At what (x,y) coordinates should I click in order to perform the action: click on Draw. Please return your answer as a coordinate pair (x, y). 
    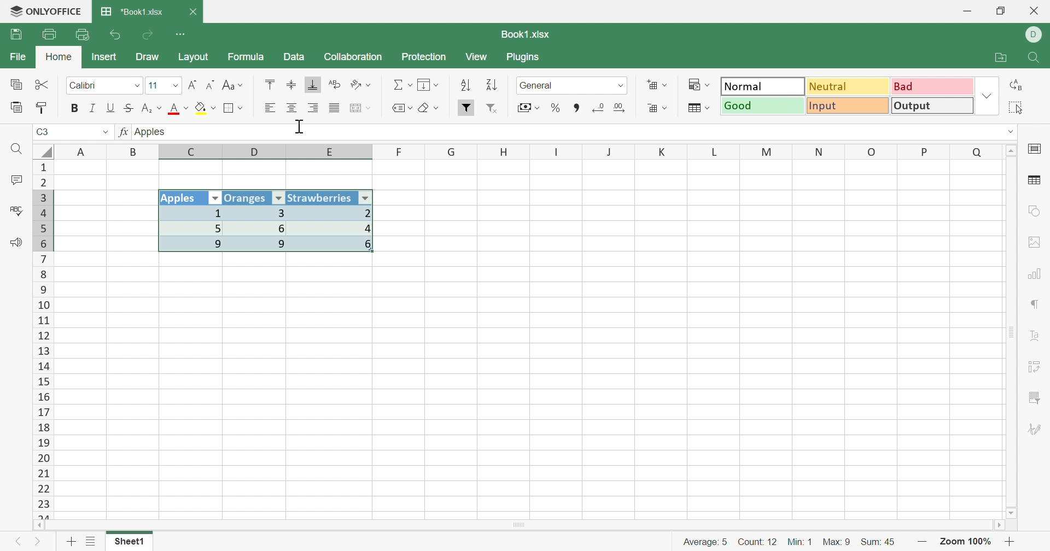
    Looking at the image, I should click on (151, 58).